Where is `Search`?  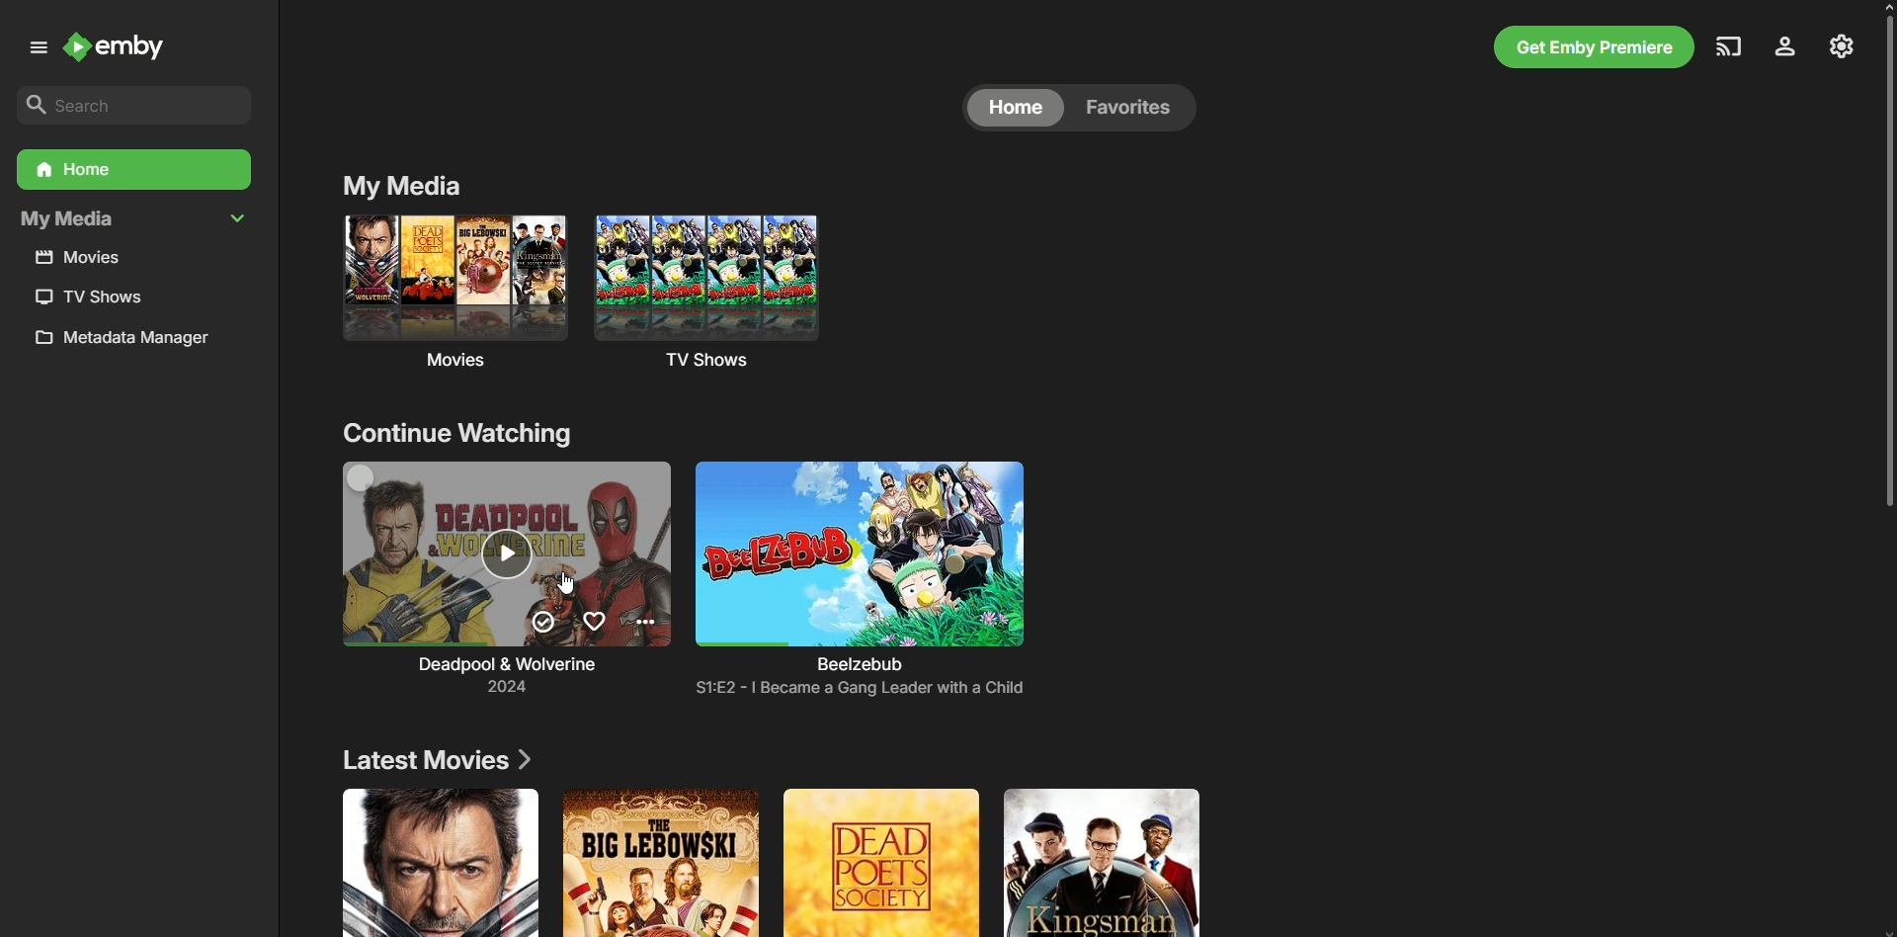
Search is located at coordinates (127, 104).